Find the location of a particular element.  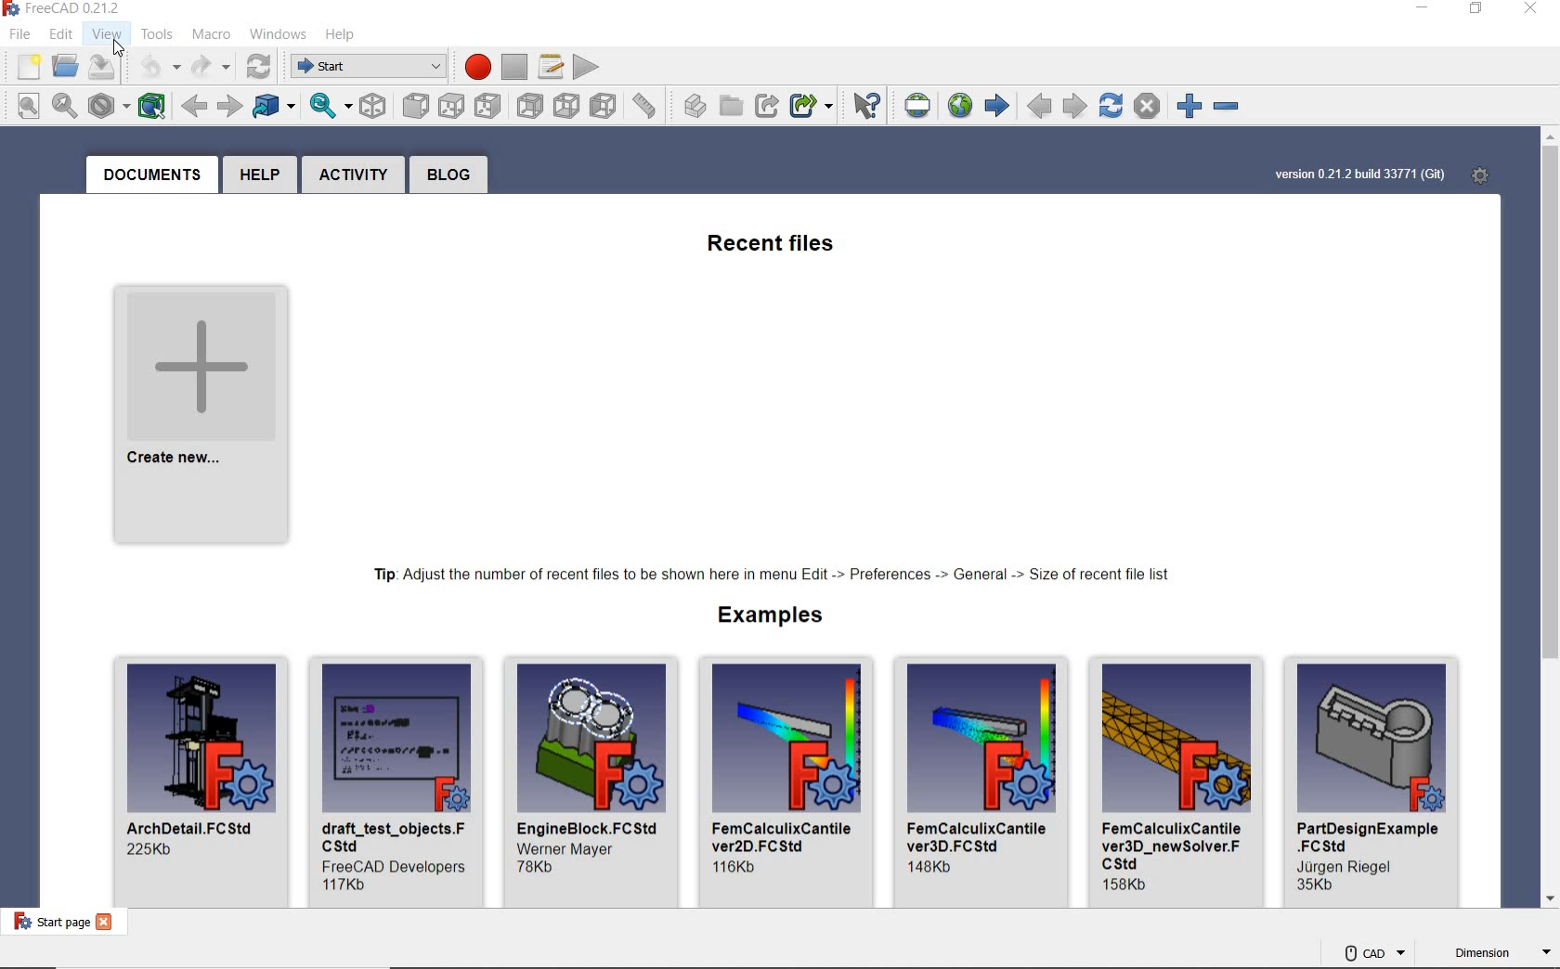

redo is located at coordinates (209, 67).